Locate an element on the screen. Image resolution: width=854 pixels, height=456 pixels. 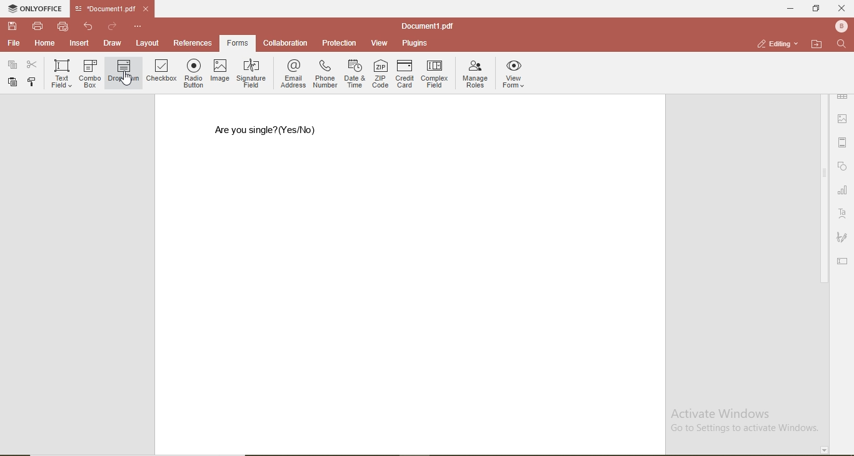
onlyoffice is located at coordinates (37, 8).